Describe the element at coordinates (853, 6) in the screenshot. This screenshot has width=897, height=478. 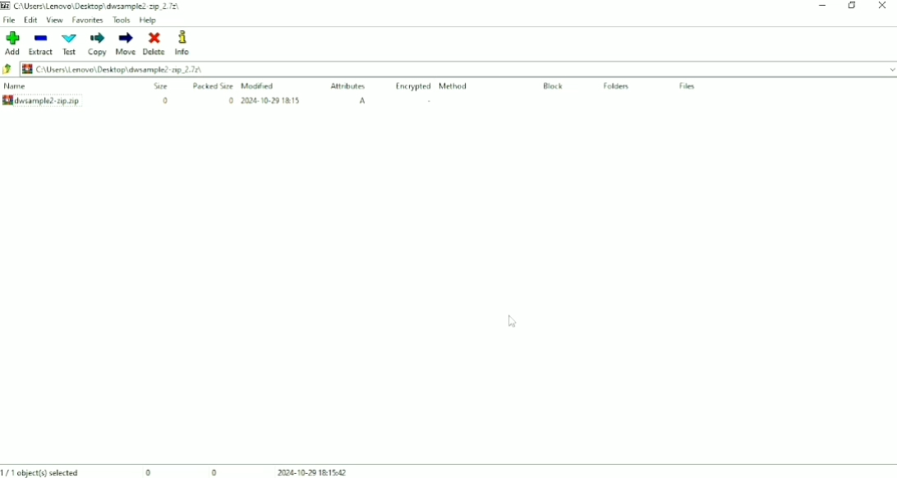
I see `Restore Down` at that location.